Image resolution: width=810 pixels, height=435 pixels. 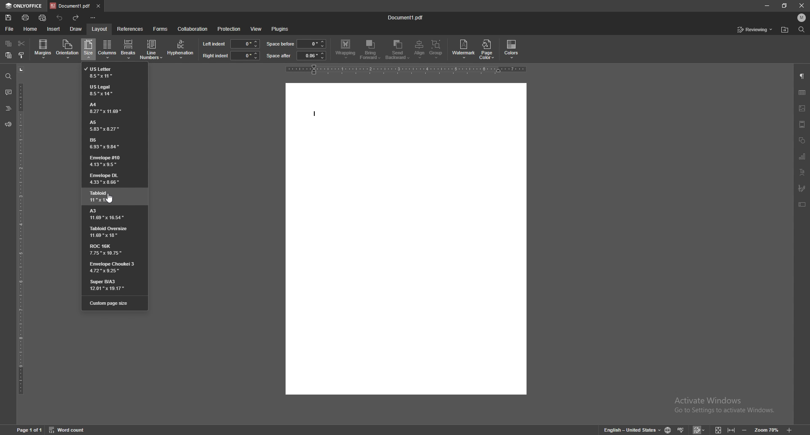 I want to click on fit to screen, so click(x=718, y=430).